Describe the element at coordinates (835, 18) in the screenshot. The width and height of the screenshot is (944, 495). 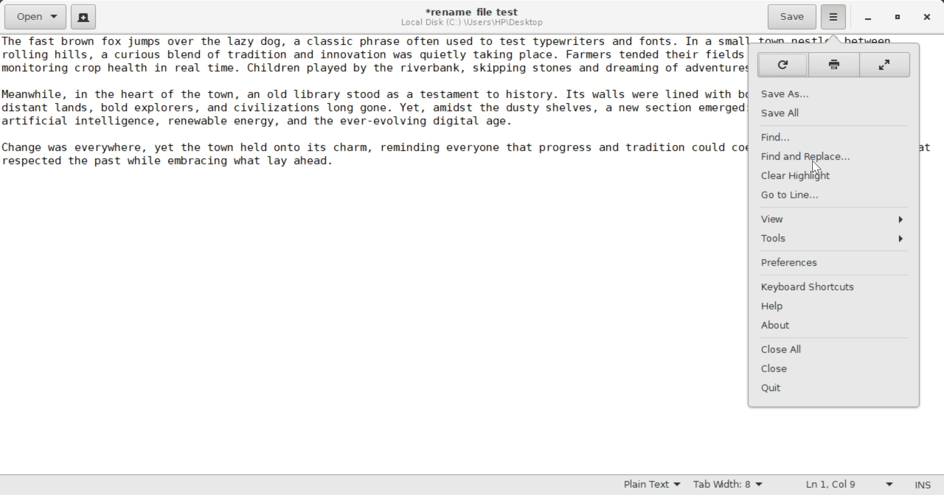
I see `More Options Menu Open` at that location.